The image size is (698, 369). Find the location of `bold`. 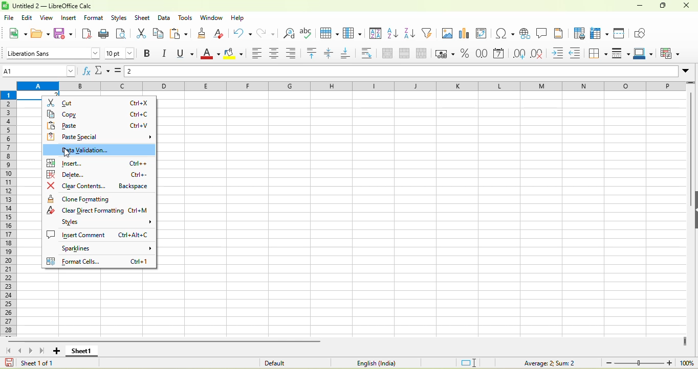

bold is located at coordinates (148, 54).